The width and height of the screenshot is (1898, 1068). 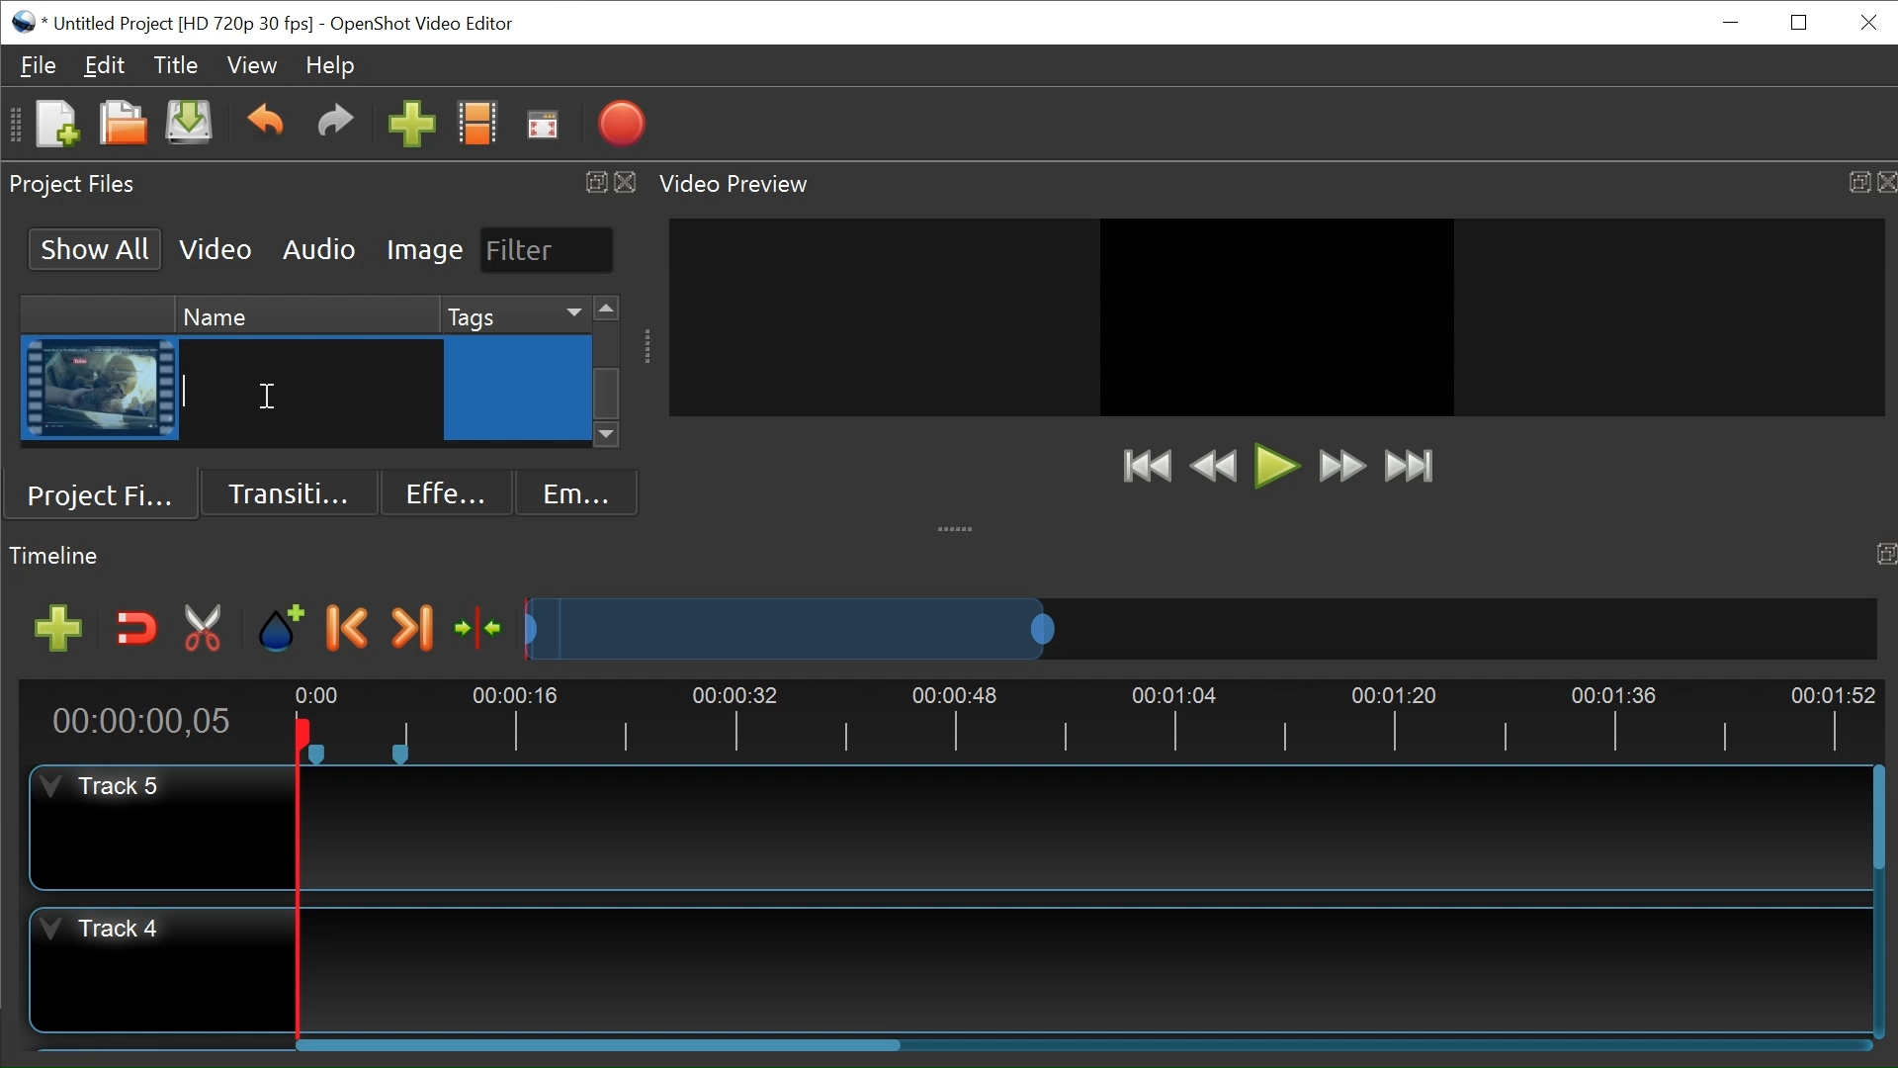 What do you see at coordinates (253, 65) in the screenshot?
I see `View` at bounding box center [253, 65].